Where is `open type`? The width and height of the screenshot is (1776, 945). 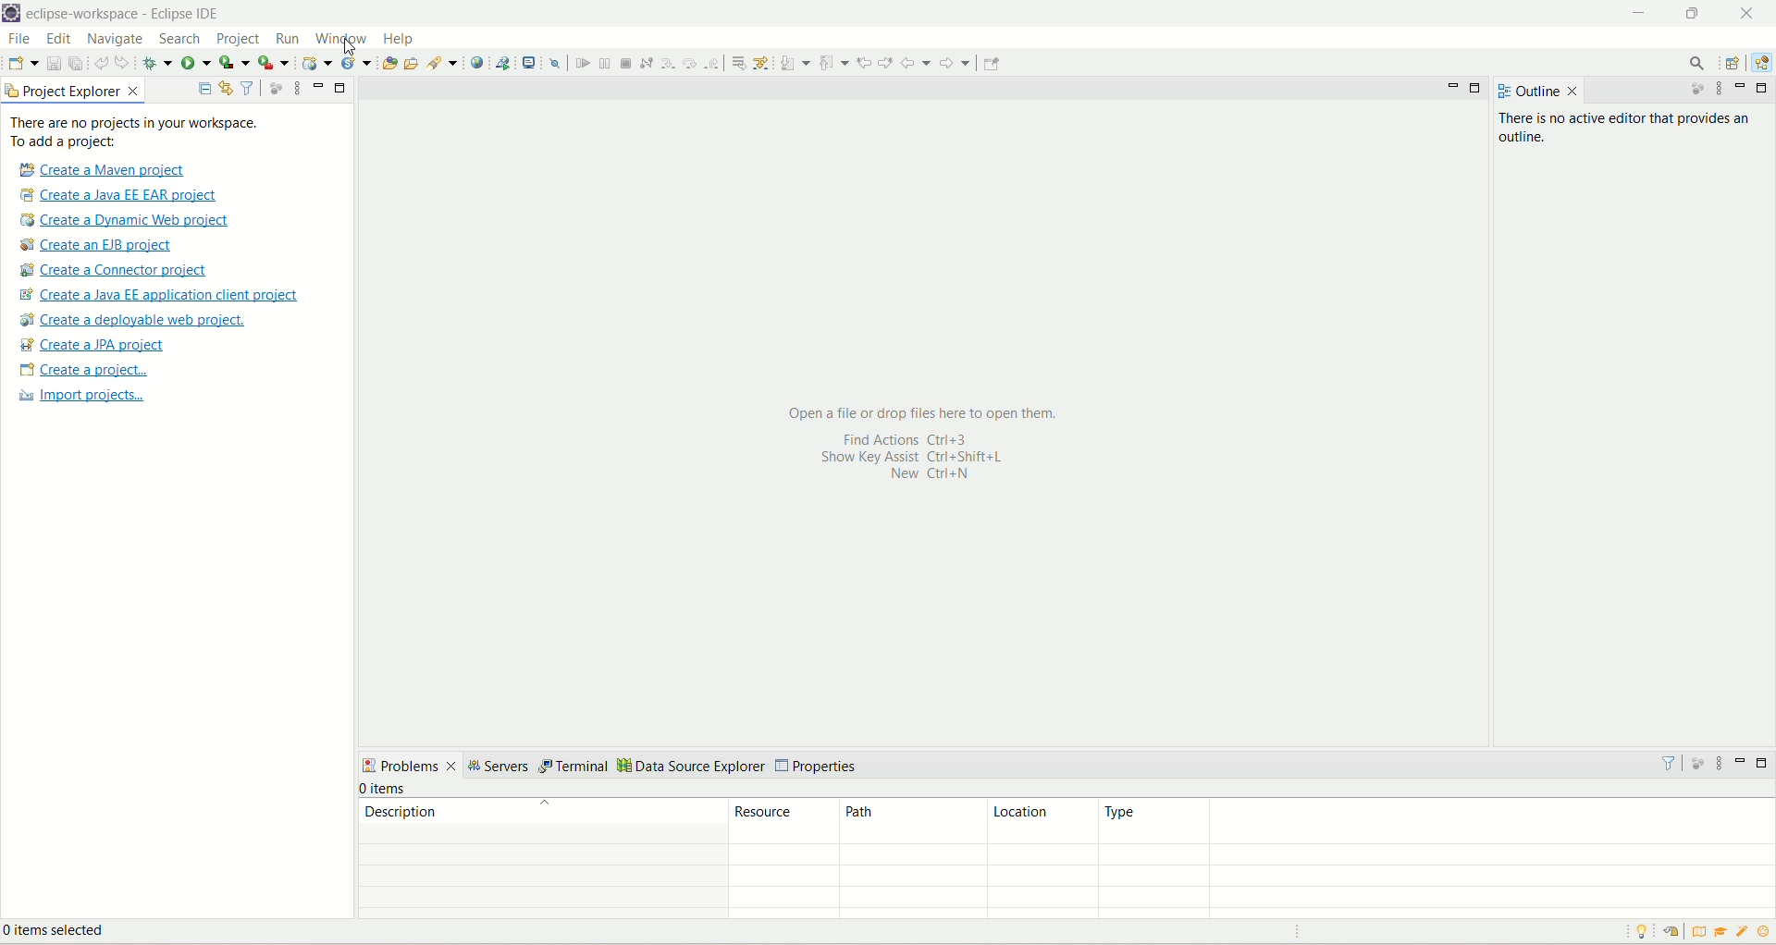 open type is located at coordinates (389, 61).